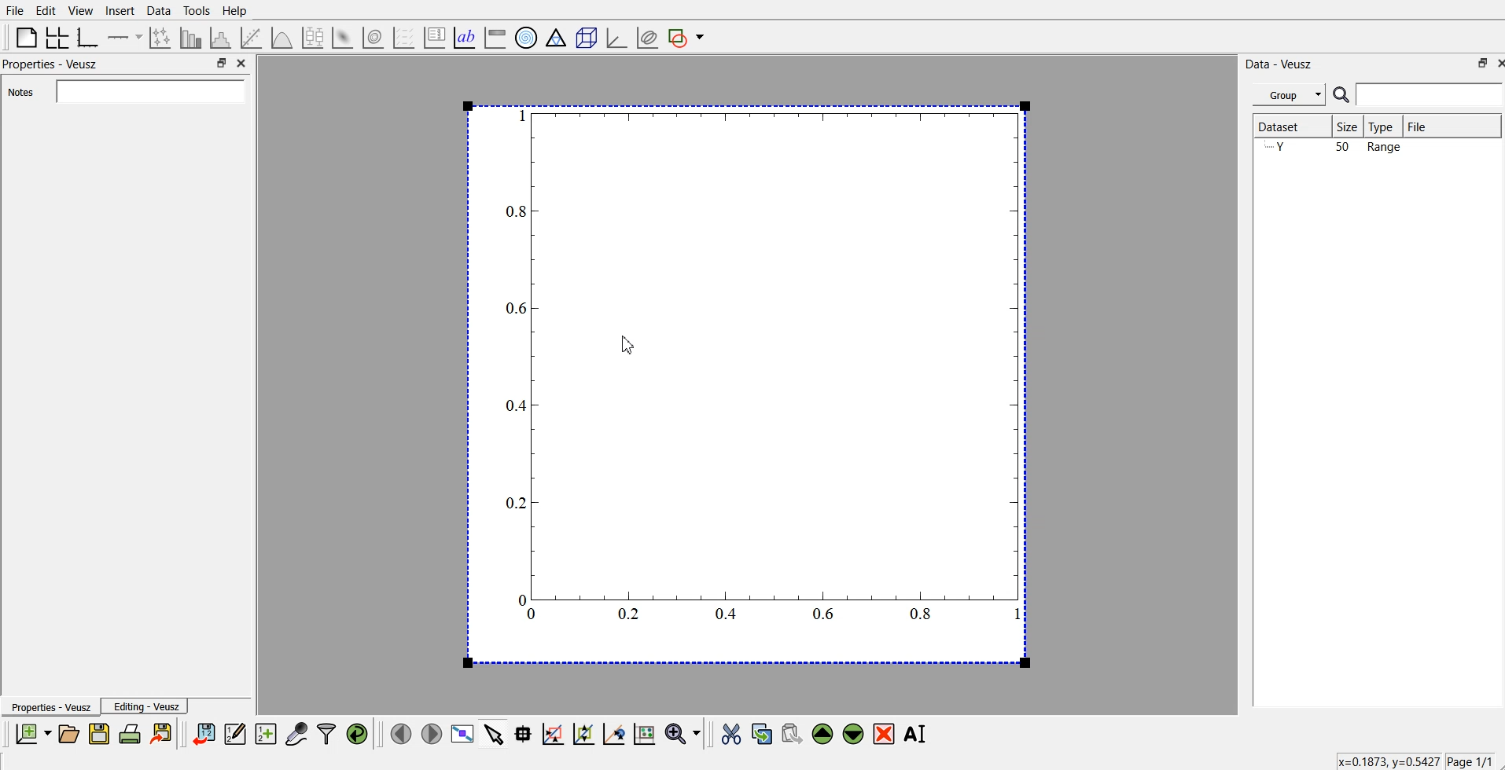  I want to click on Help, so click(235, 12).